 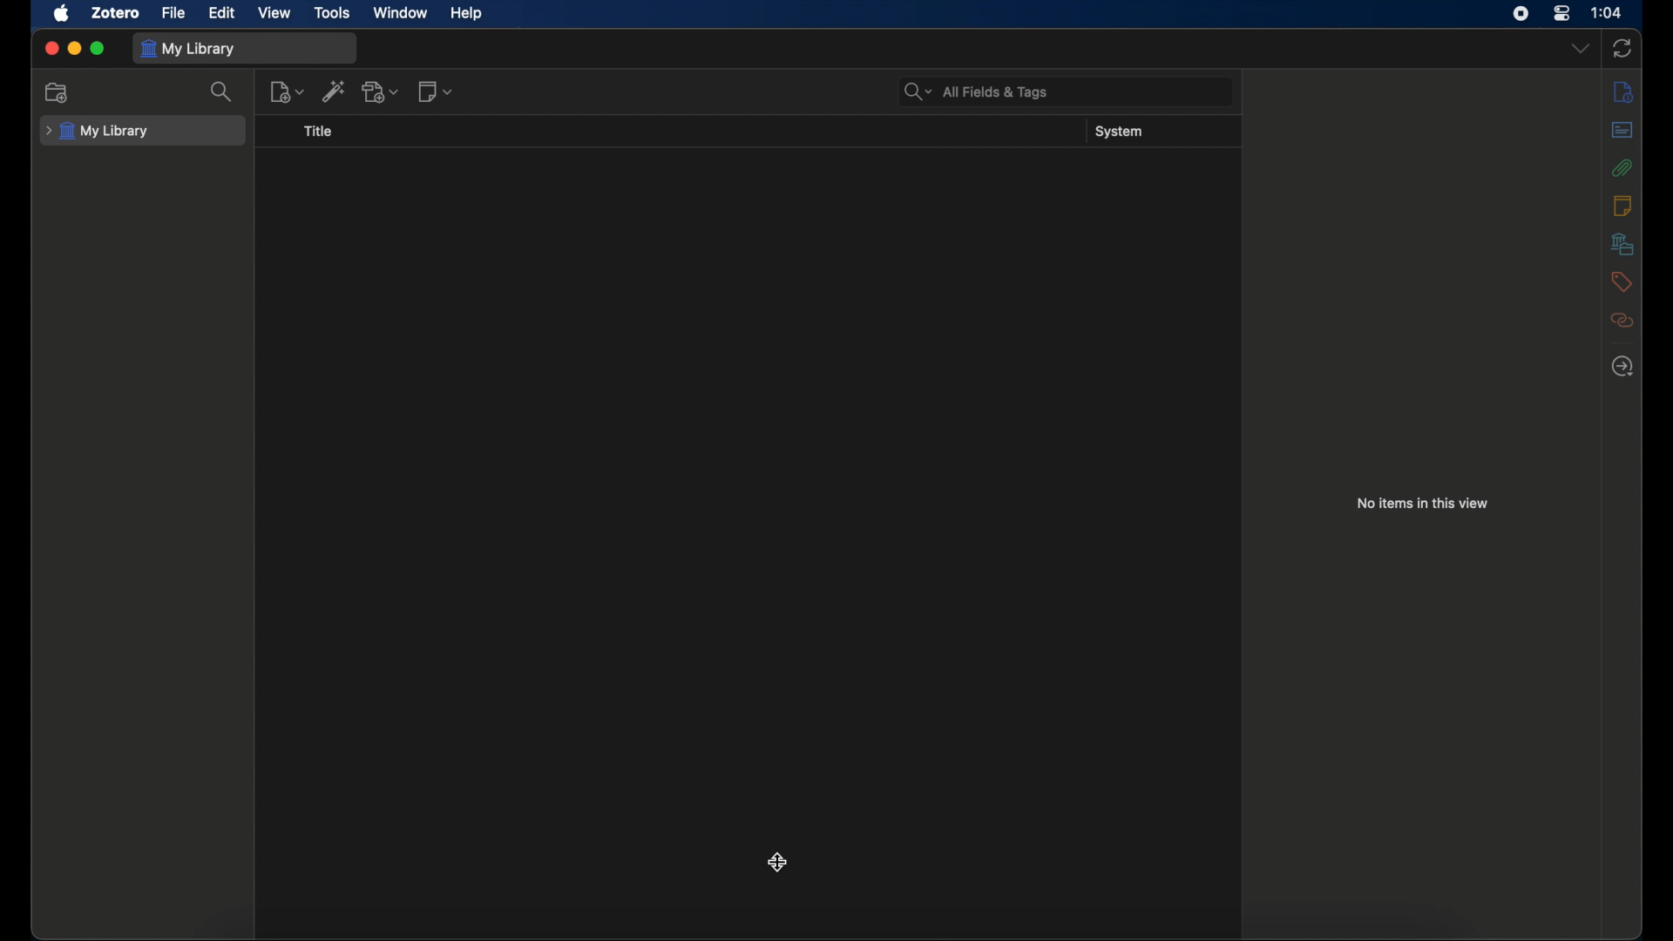 I want to click on related, so click(x=1622, y=320).